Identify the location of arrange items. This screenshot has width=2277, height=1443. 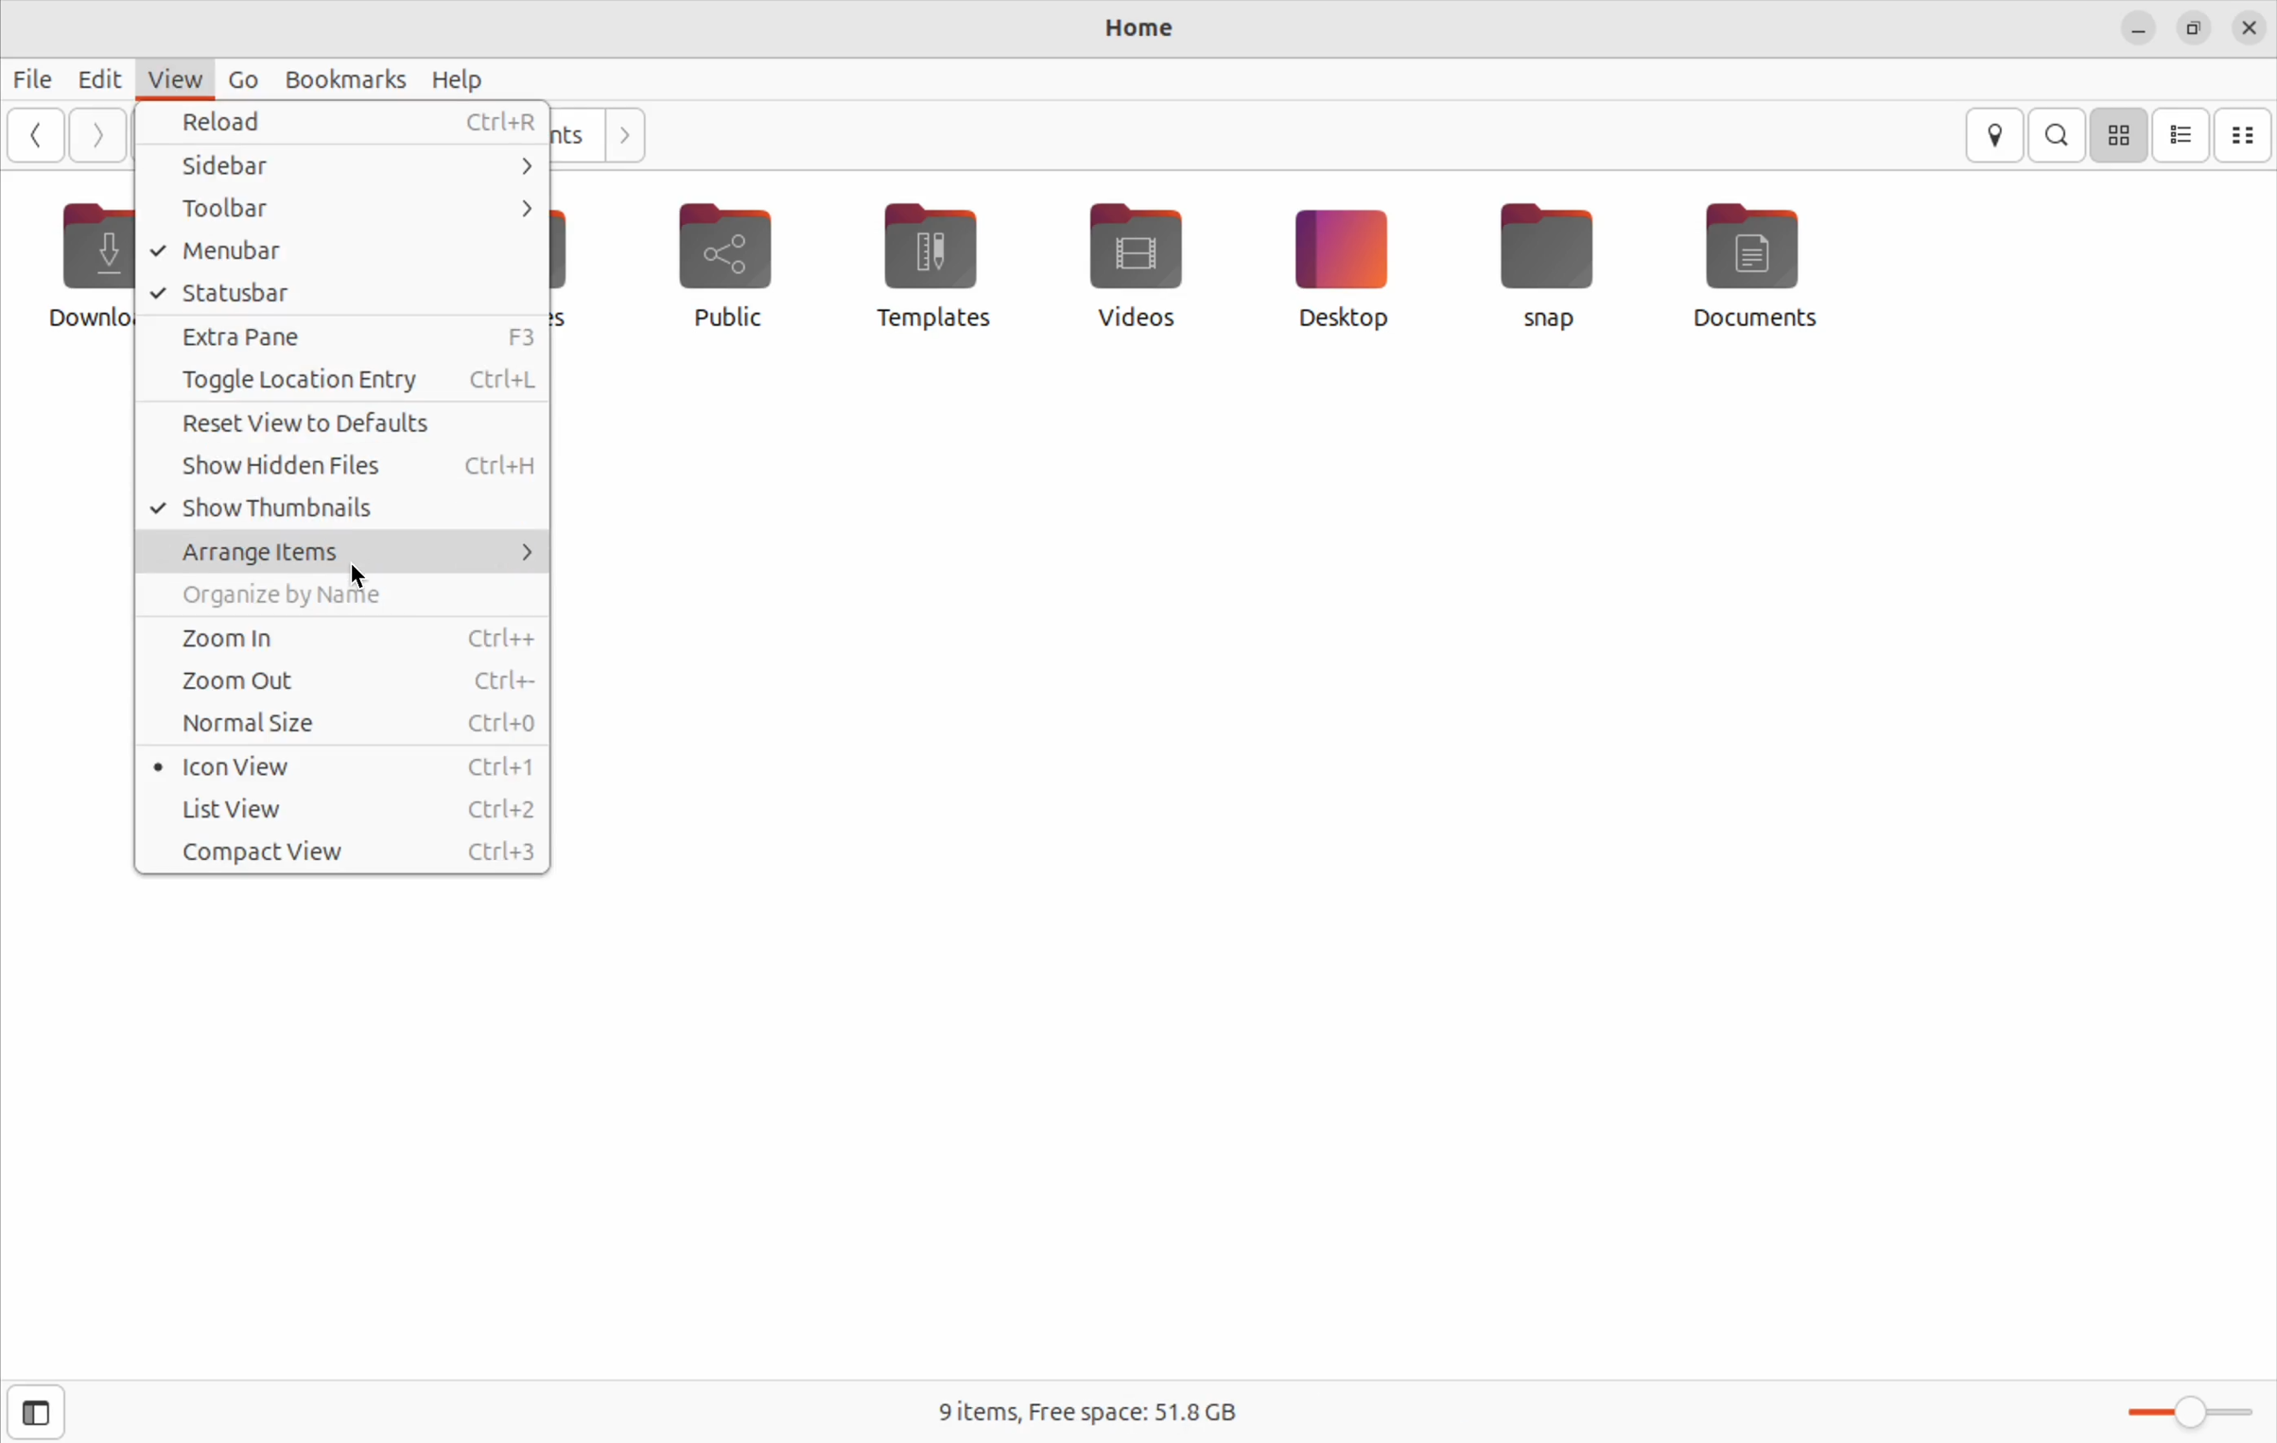
(343, 552).